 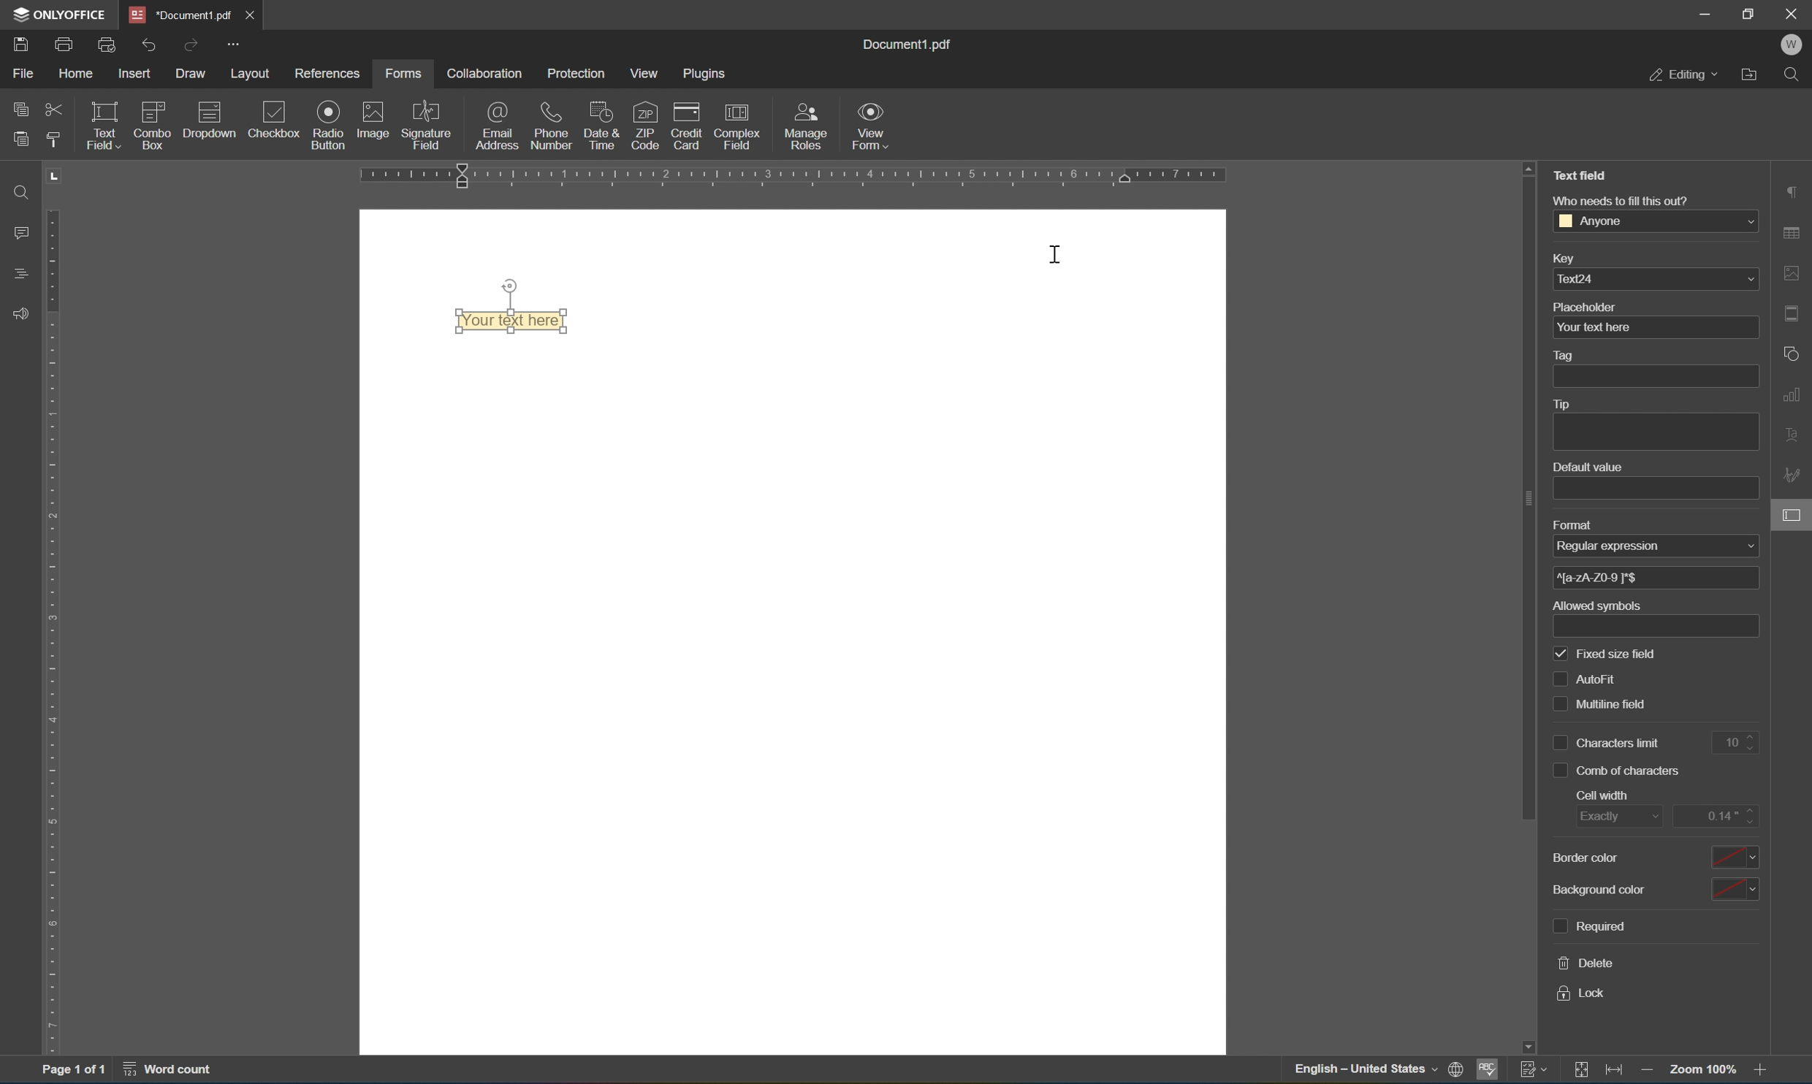 What do you see at coordinates (1683, 73) in the screenshot?
I see `editing` at bounding box center [1683, 73].